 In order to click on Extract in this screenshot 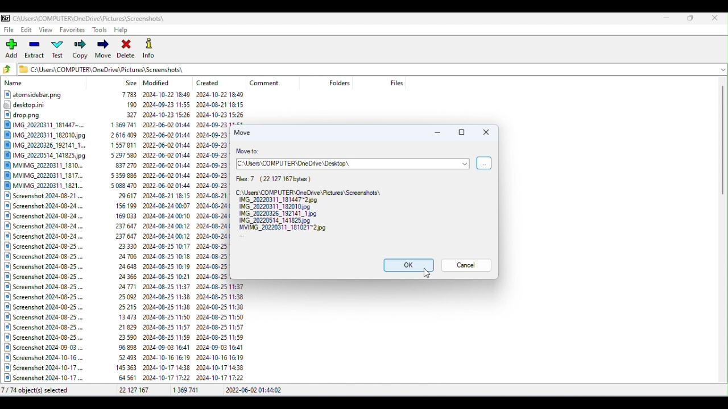, I will do `click(35, 51)`.